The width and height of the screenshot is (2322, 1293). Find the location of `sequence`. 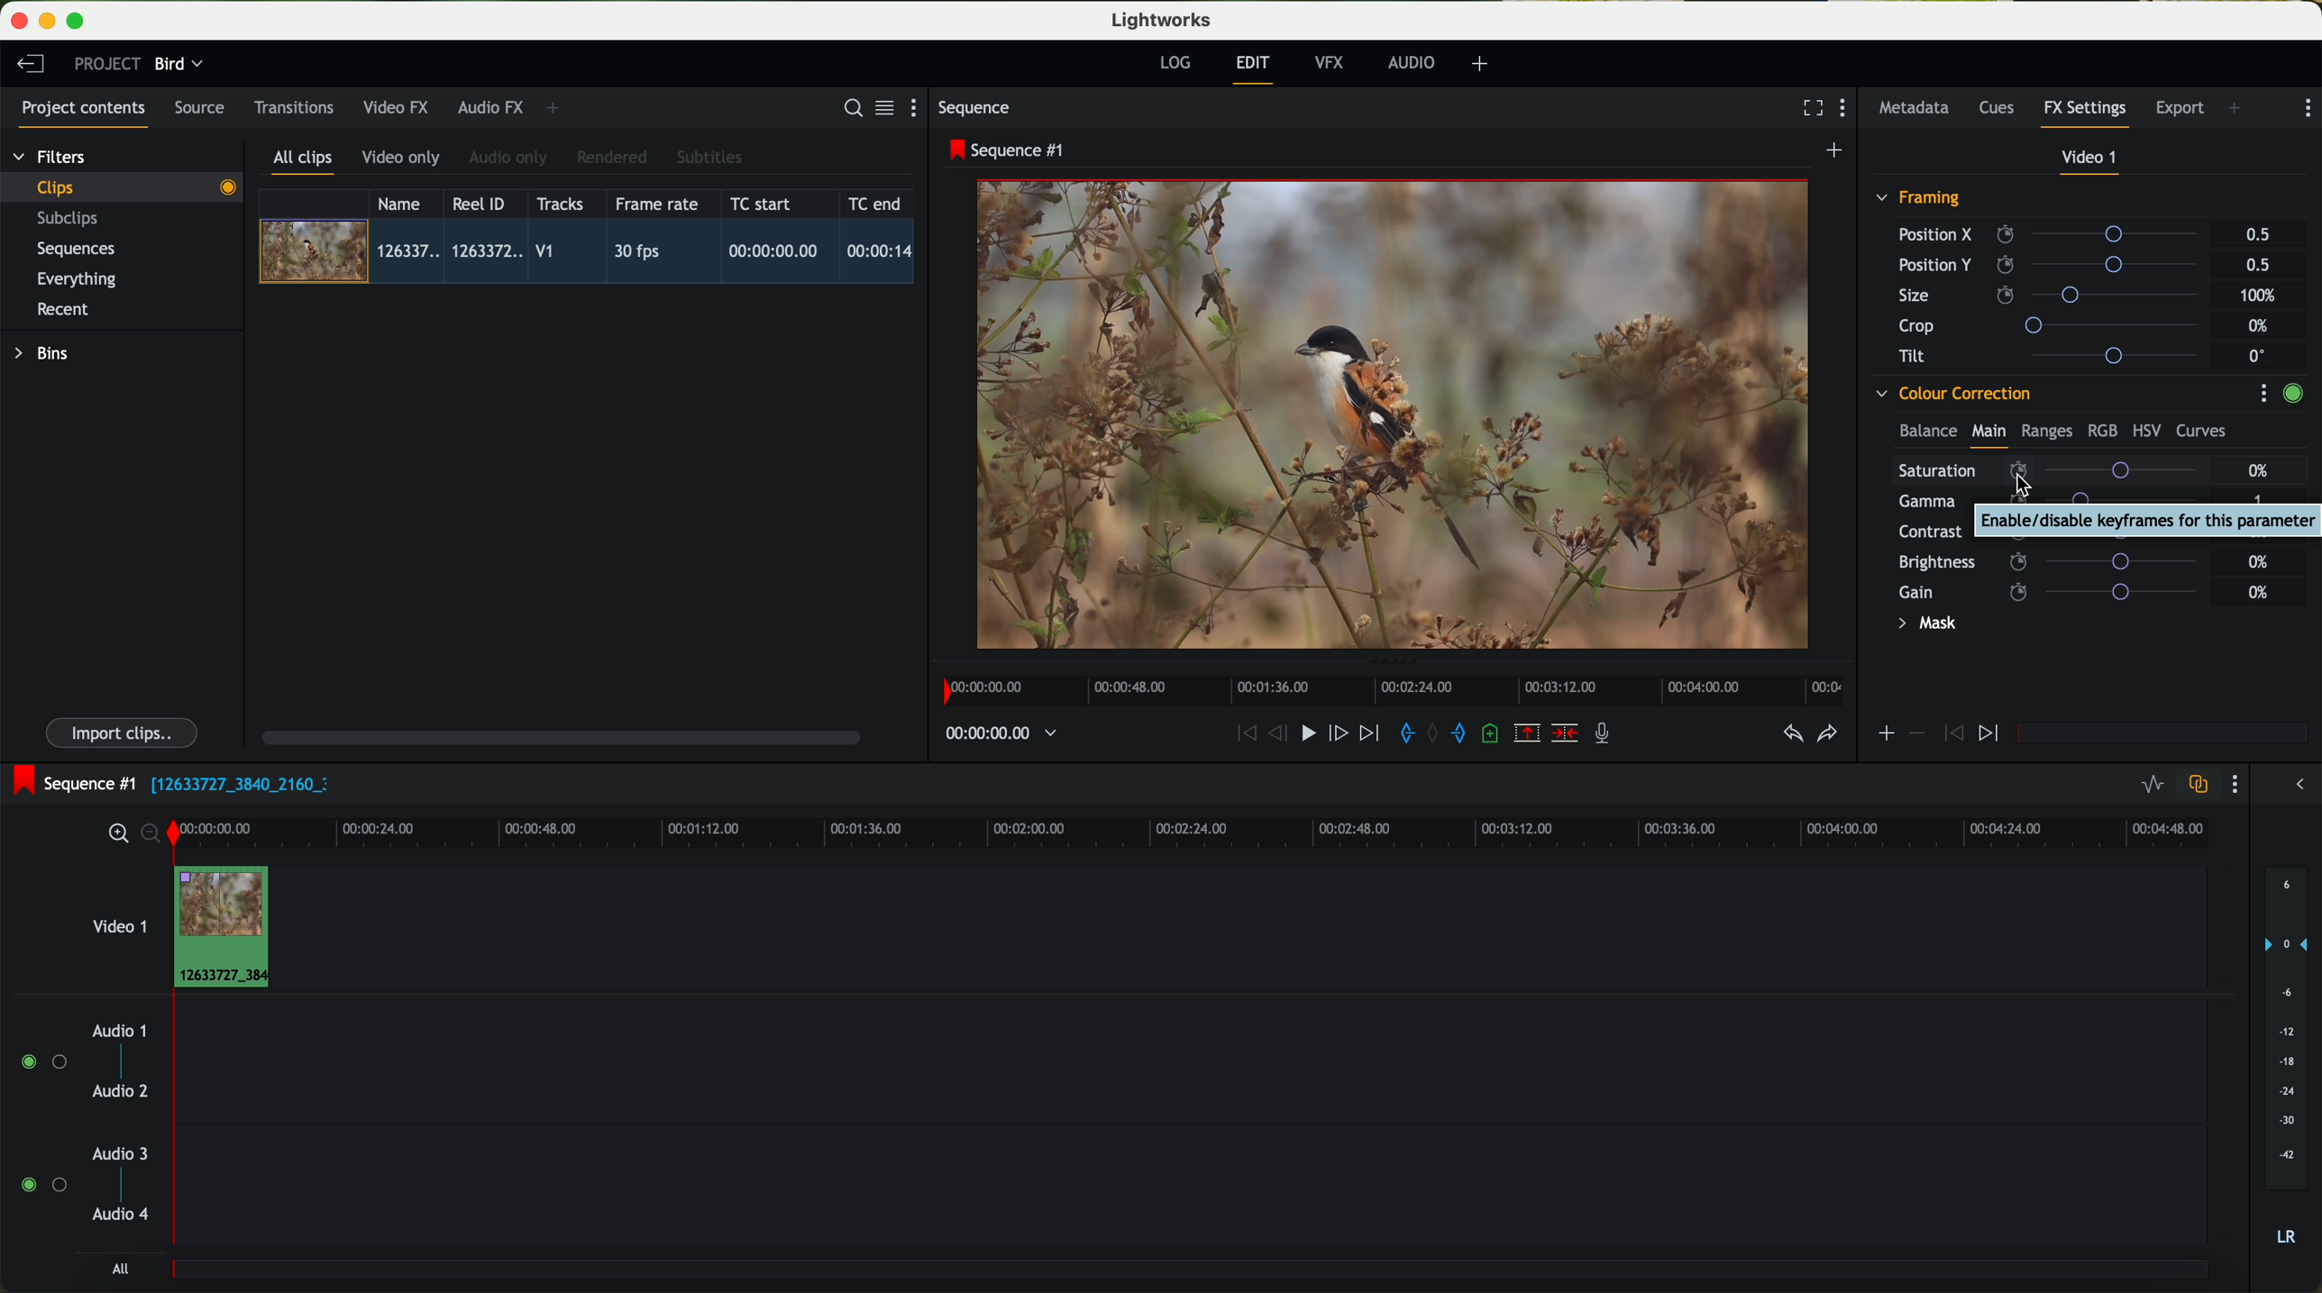

sequence is located at coordinates (974, 108).